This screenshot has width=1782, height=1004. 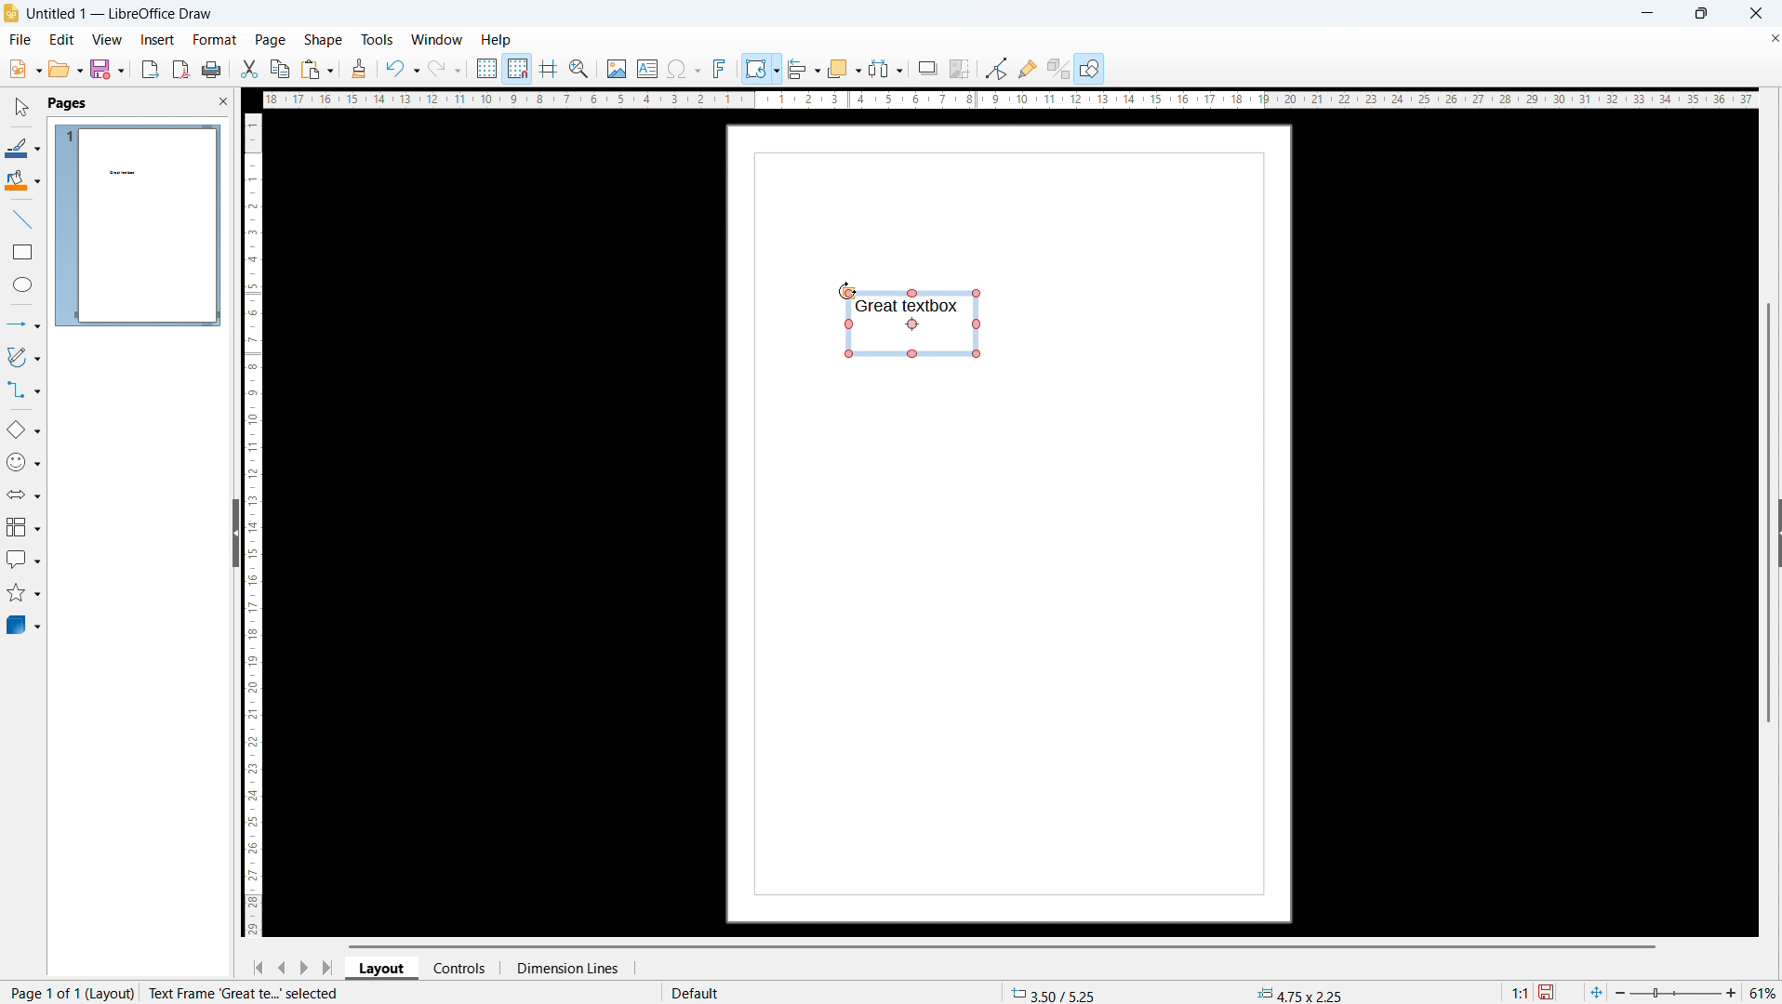 I want to click on connectors, so click(x=23, y=391).